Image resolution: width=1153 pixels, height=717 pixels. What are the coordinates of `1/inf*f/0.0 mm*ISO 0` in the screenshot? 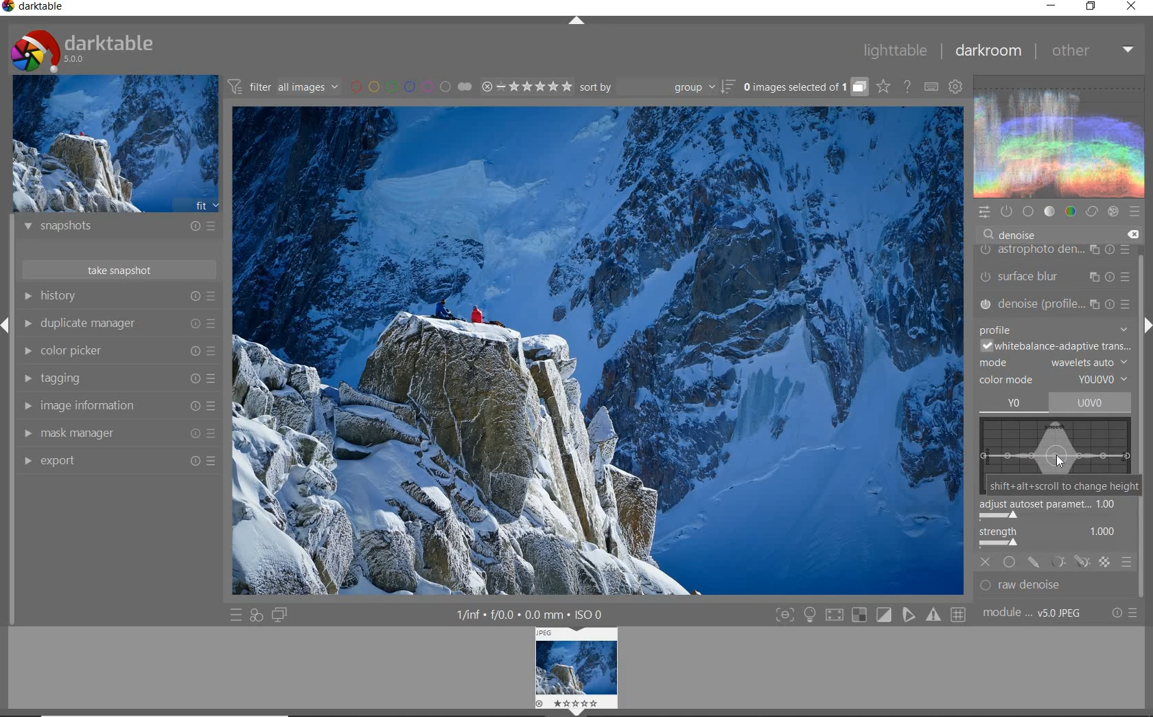 It's located at (535, 614).